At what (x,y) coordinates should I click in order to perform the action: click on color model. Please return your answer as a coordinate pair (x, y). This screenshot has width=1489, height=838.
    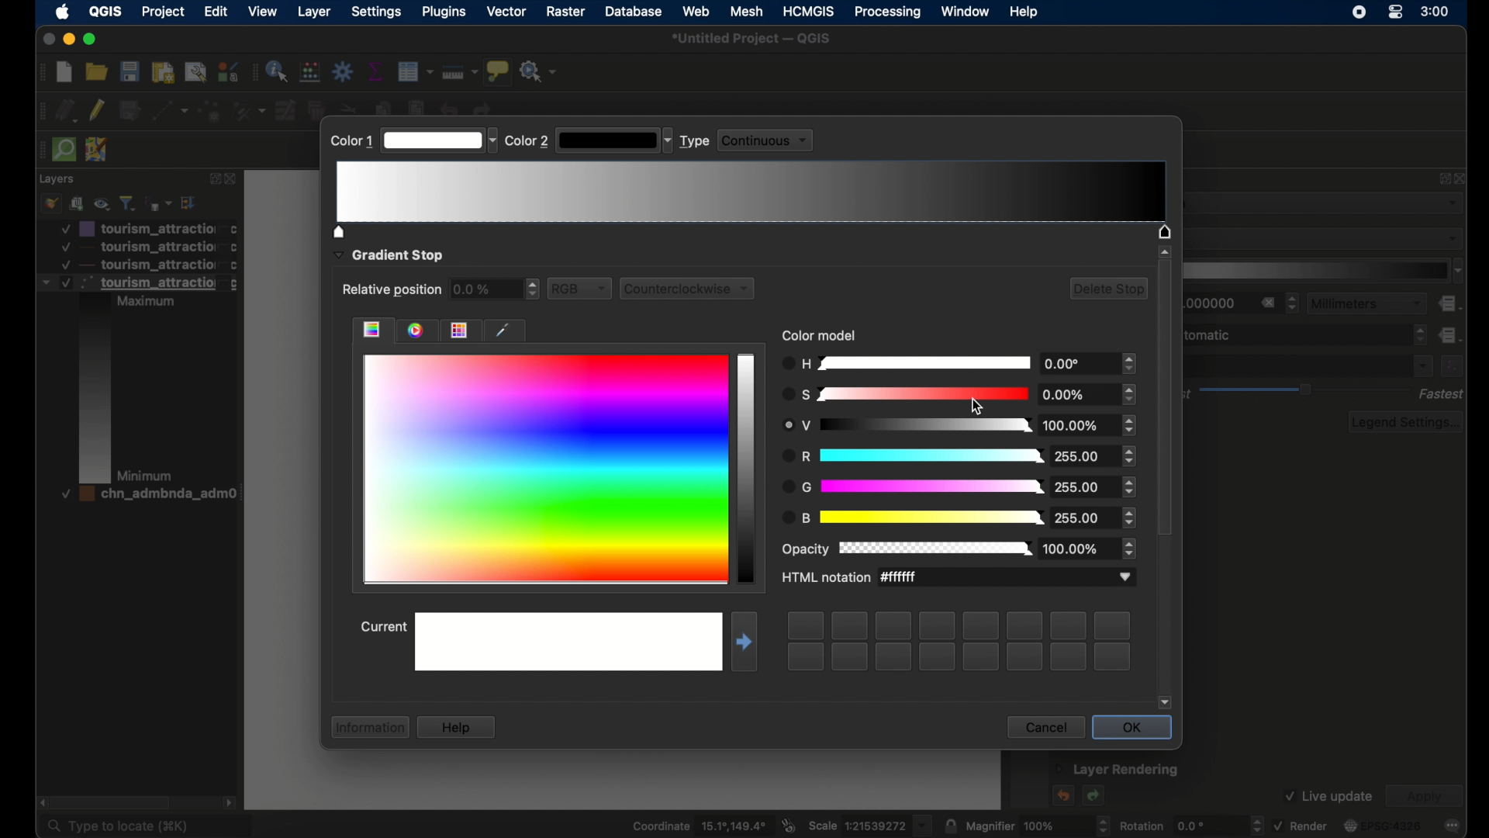
    Looking at the image, I should click on (823, 335).